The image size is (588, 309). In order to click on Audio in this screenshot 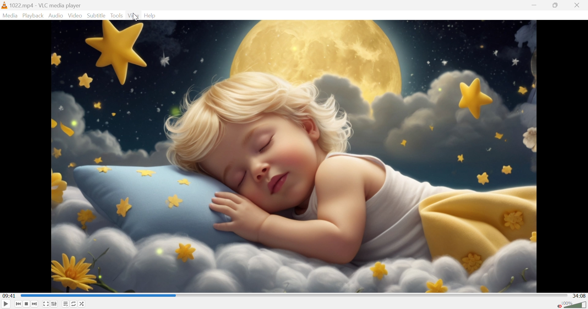, I will do `click(56, 16)`.